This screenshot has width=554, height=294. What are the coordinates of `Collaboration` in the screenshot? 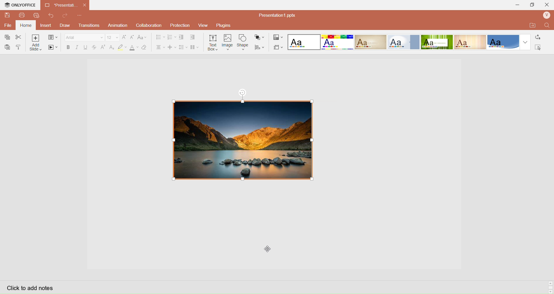 It's located at (149, 25).